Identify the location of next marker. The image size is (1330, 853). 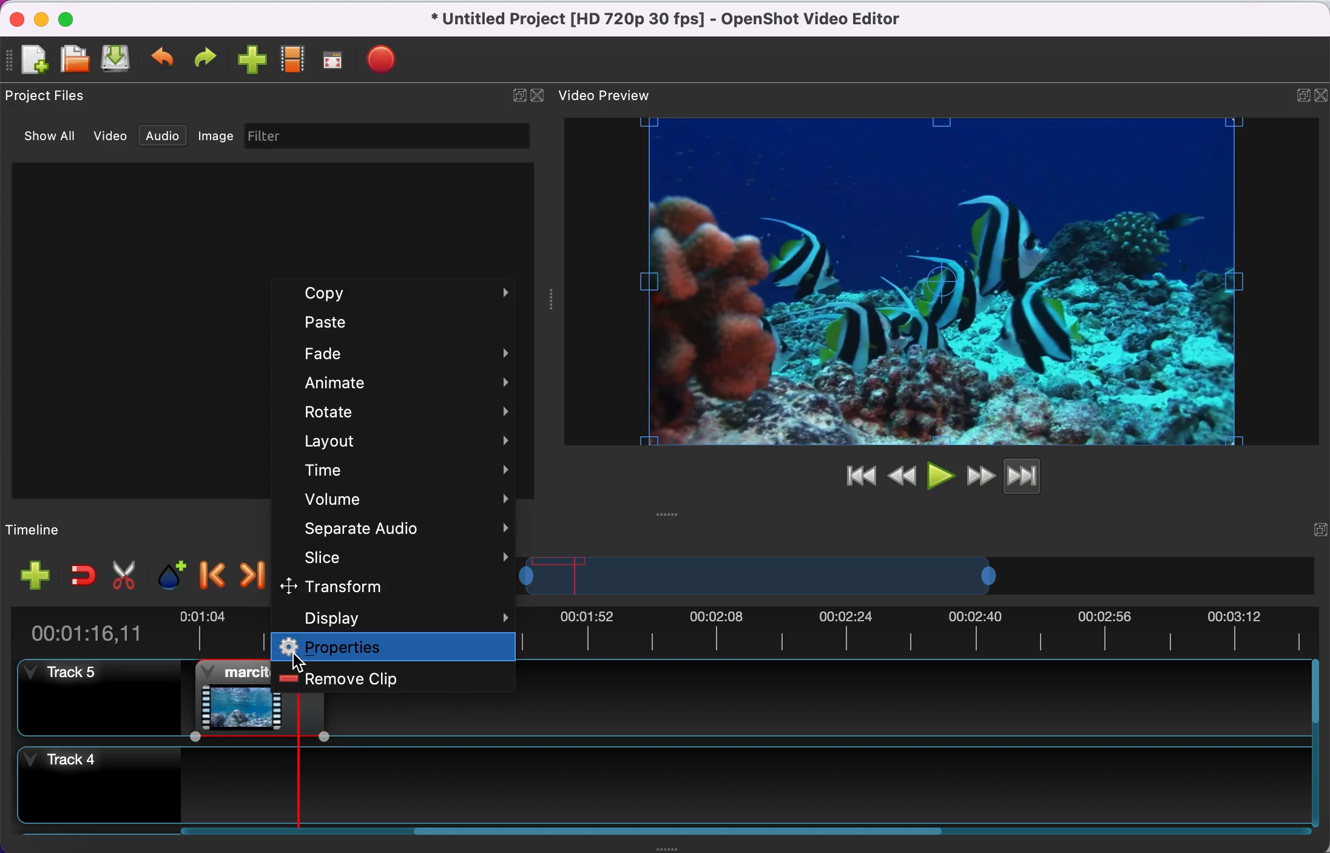
(251, 573).